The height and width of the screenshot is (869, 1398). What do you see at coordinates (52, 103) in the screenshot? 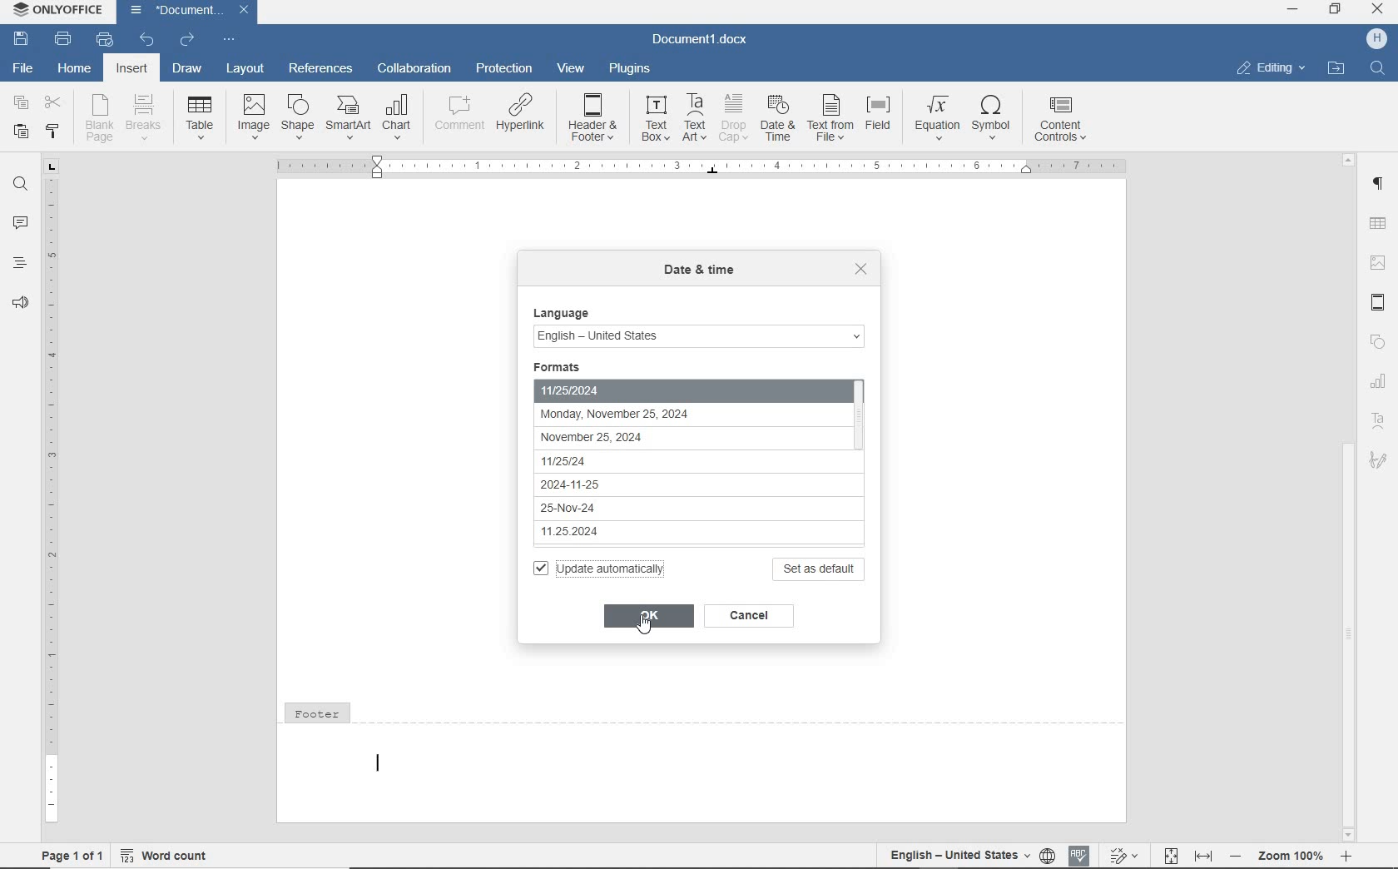
I see `cut` at bounding box center [52, 103].